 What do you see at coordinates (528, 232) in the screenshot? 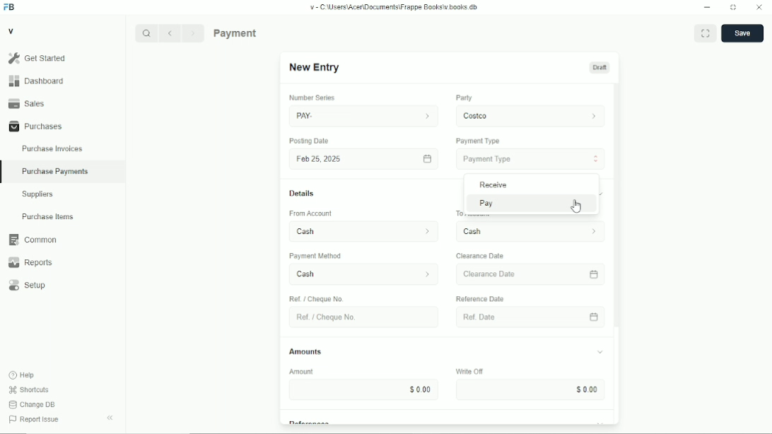
I see `To Account` at bounding box center [528, 232].